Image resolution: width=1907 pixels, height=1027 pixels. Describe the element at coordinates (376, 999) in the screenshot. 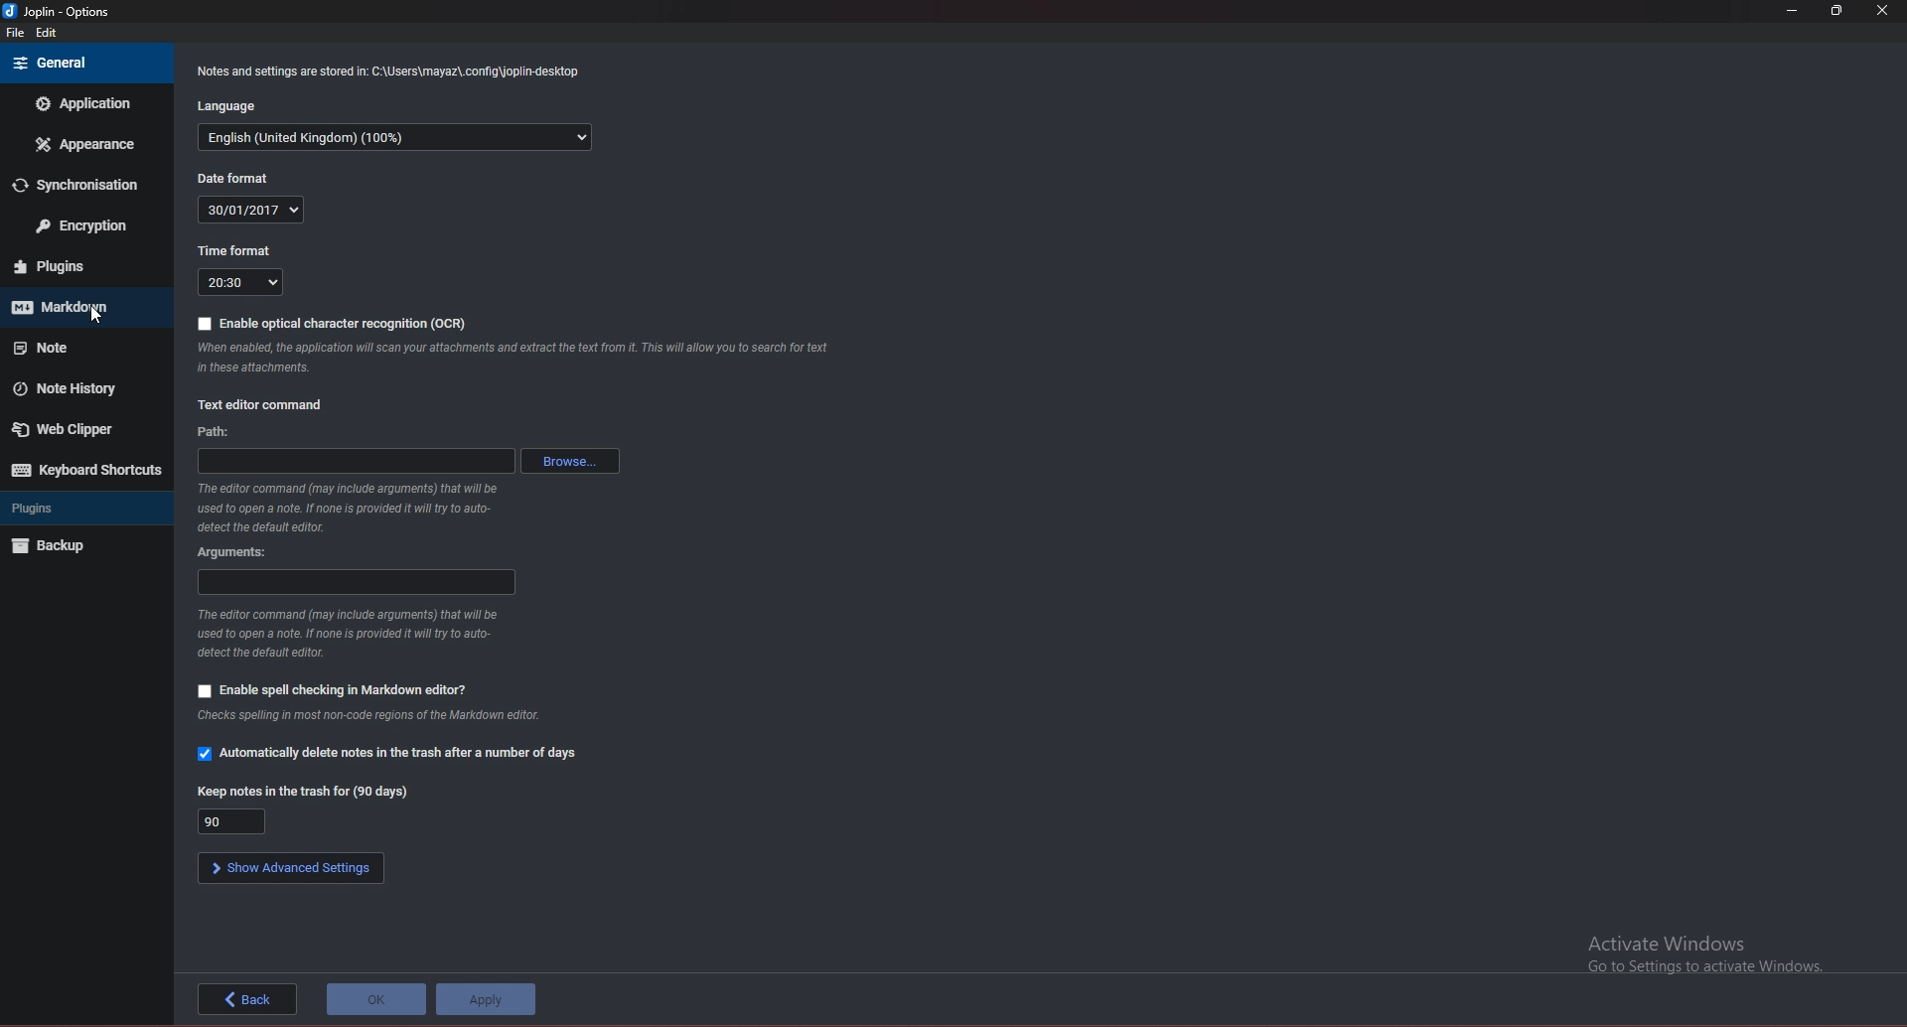

I see `ok` at that location.